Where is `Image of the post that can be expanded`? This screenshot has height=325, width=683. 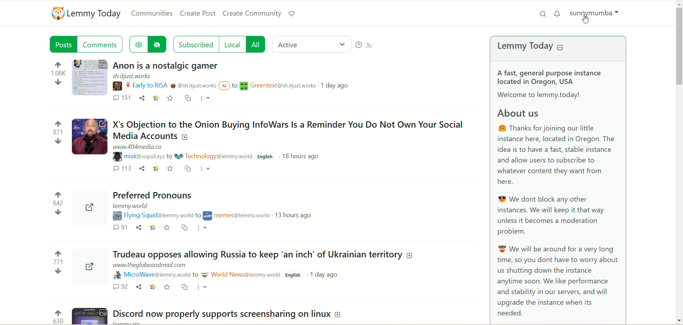
Image of the post that can be expanded is located at coordinates (89, 134).